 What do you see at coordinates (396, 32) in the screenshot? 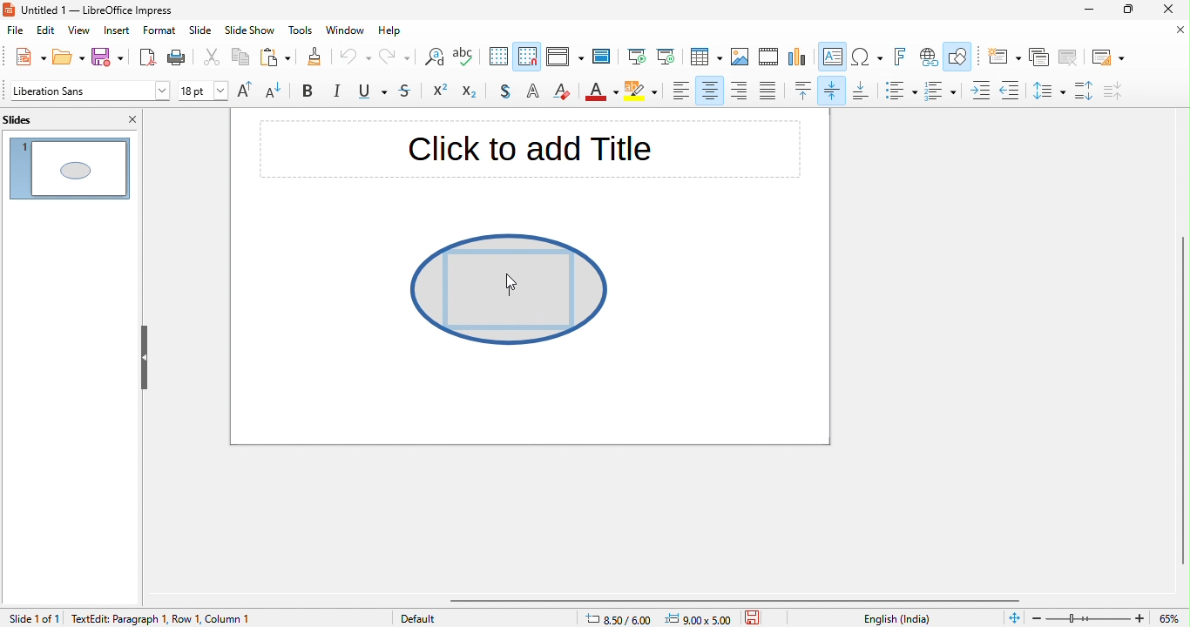
I see `help` at bounding box center [396, 32].